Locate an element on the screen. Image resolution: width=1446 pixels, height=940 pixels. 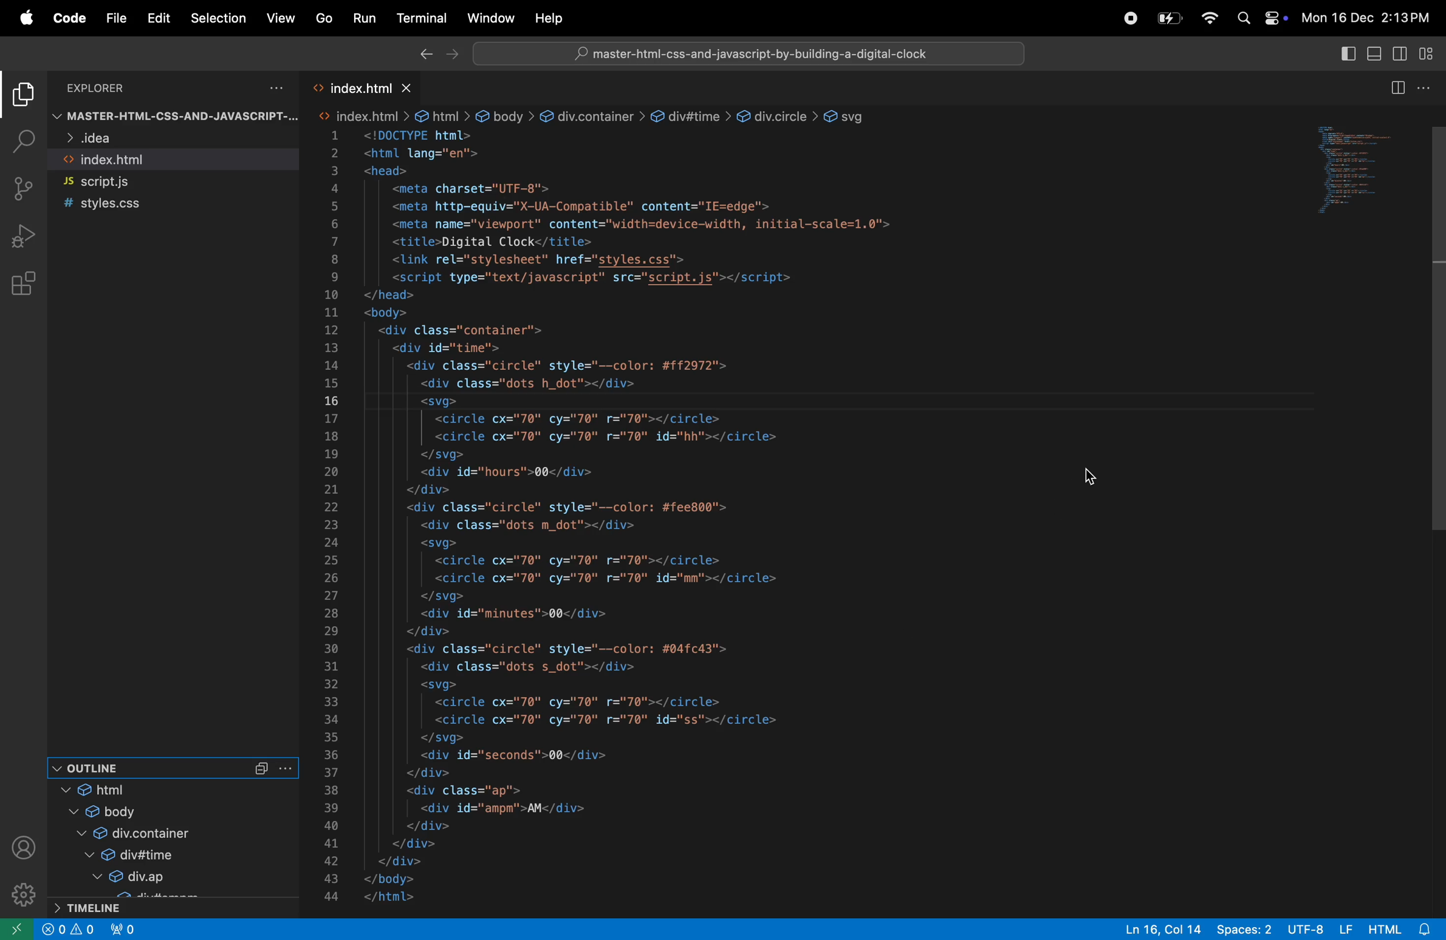
record is located at coordinates (1125, 18).